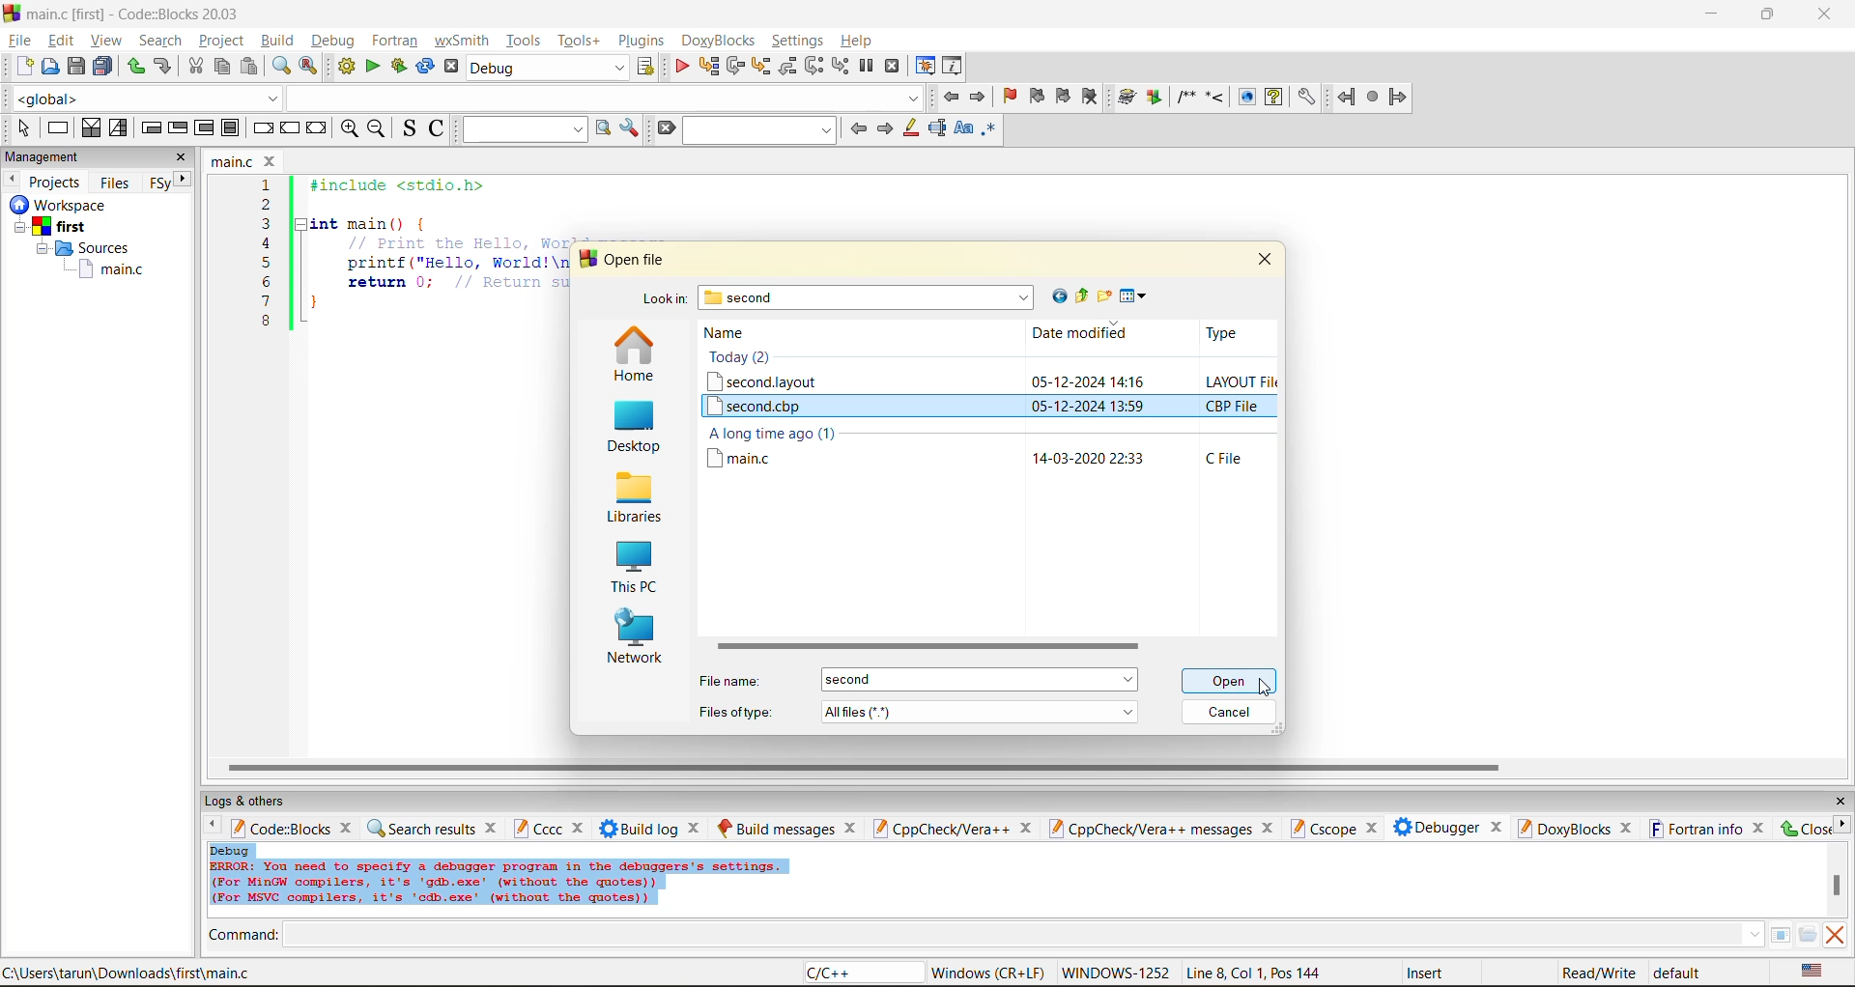  Describe the element at coordinates (869, 297) in the screenshot. I see `folder name` at that location.